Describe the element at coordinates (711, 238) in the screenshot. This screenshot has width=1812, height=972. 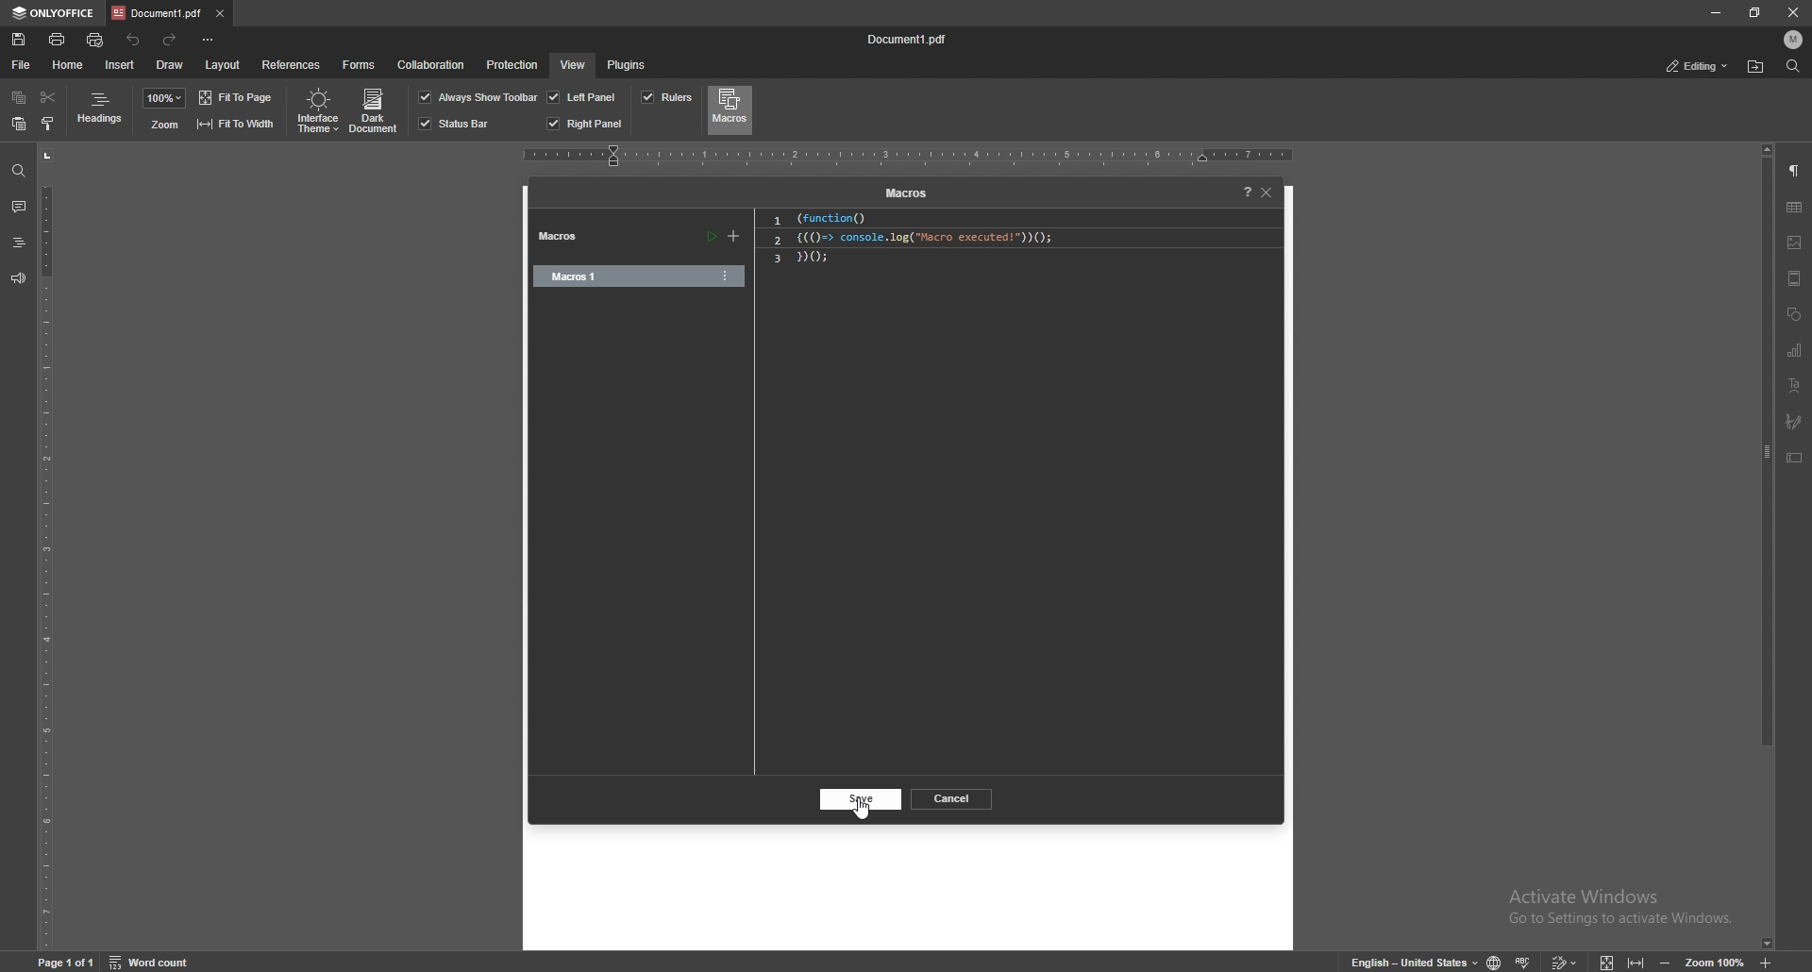
I see `run macro` at that location.